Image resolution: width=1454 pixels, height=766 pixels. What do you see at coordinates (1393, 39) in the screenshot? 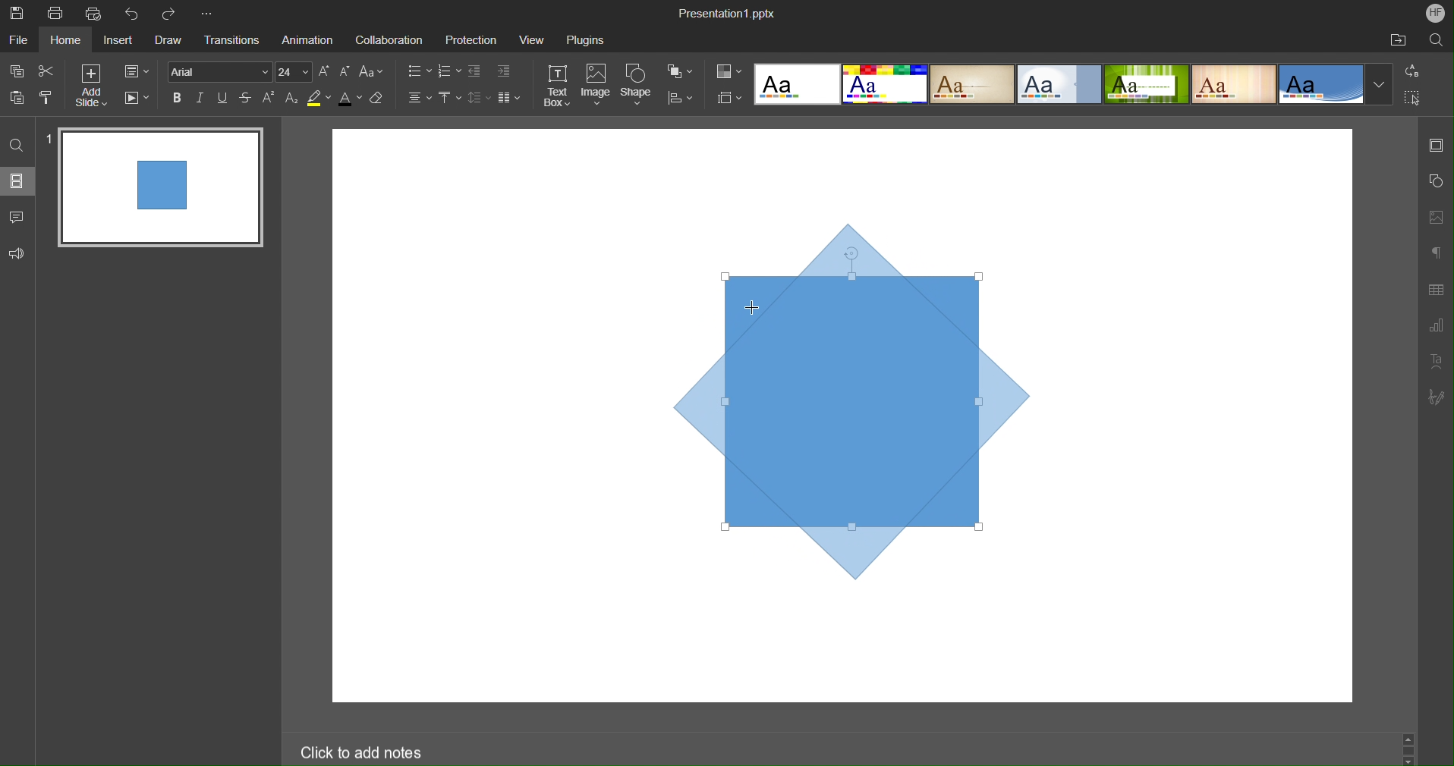
I see `Open File Location` at bounding box center [1393, 39].